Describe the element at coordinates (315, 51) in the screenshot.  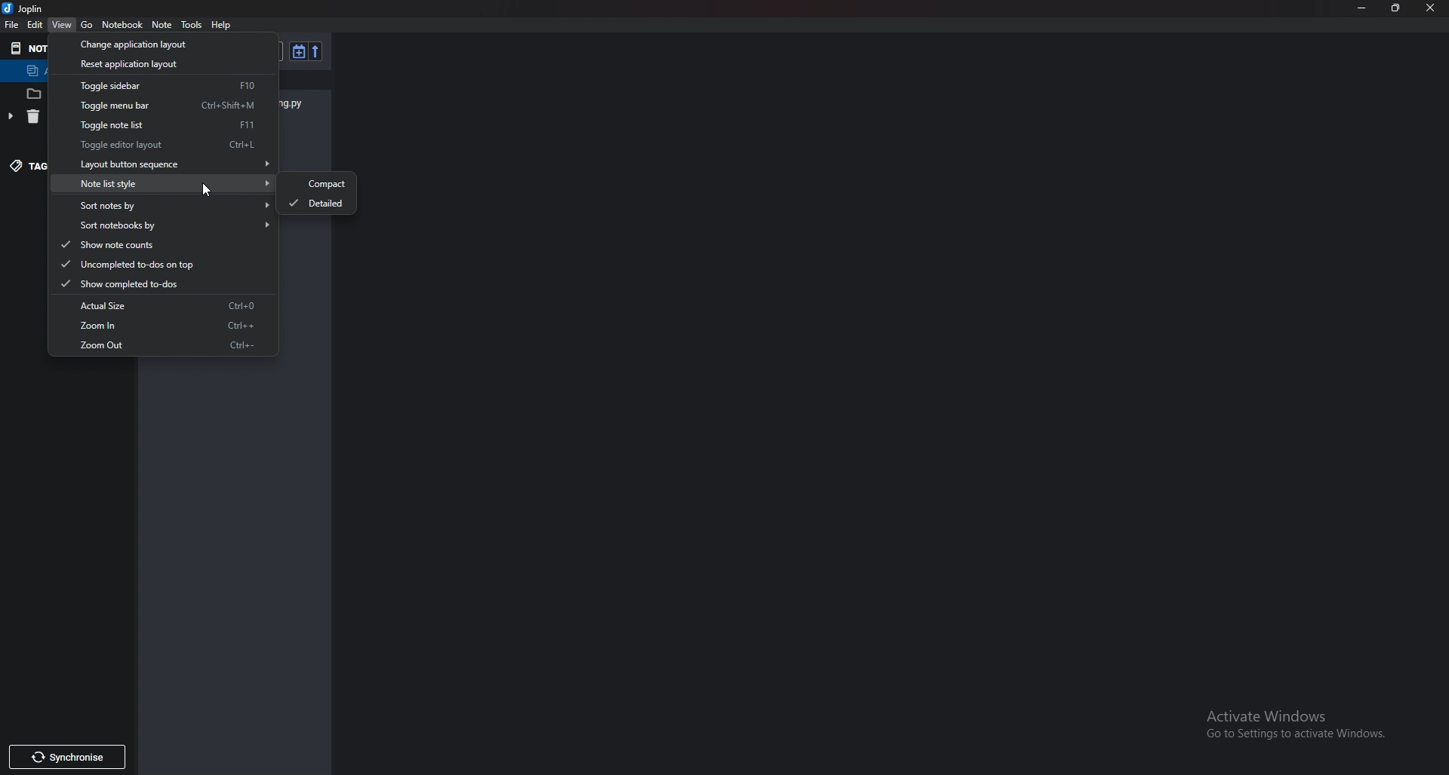
I see `Reverse sort order` at that location.